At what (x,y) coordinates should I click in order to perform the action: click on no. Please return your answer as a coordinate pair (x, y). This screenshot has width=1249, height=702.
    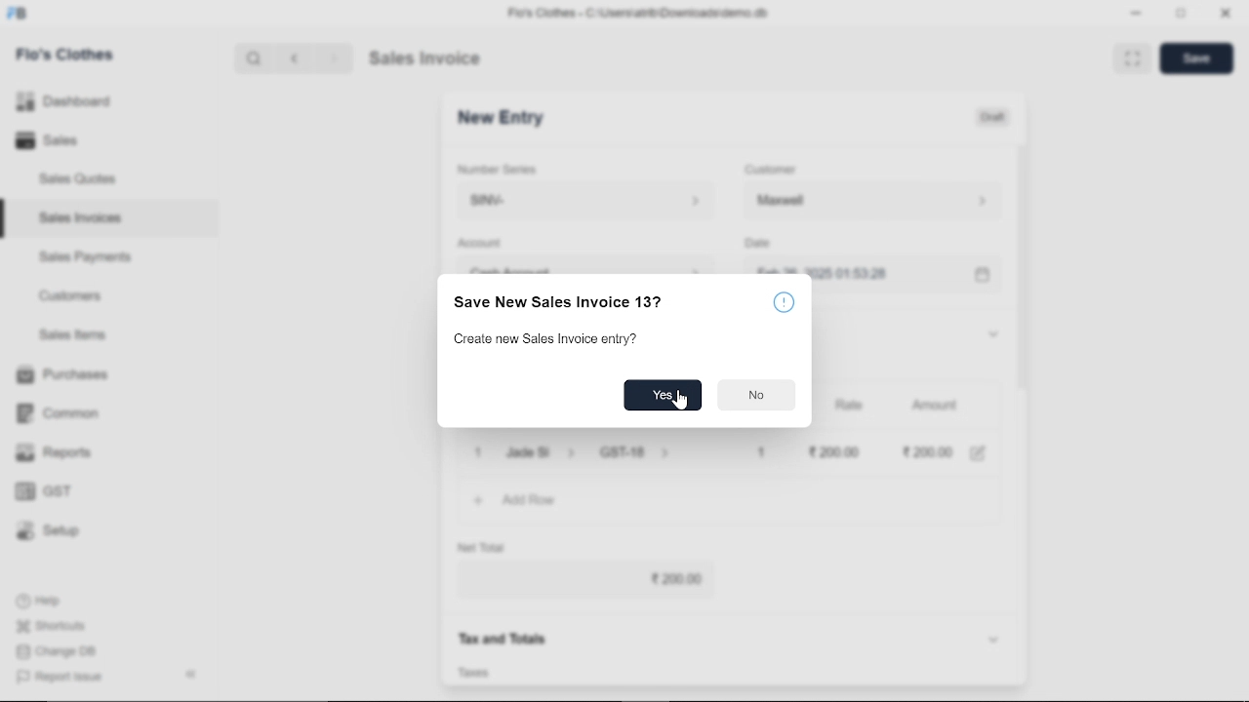
    Looking at the image, I should click on (754, 397).